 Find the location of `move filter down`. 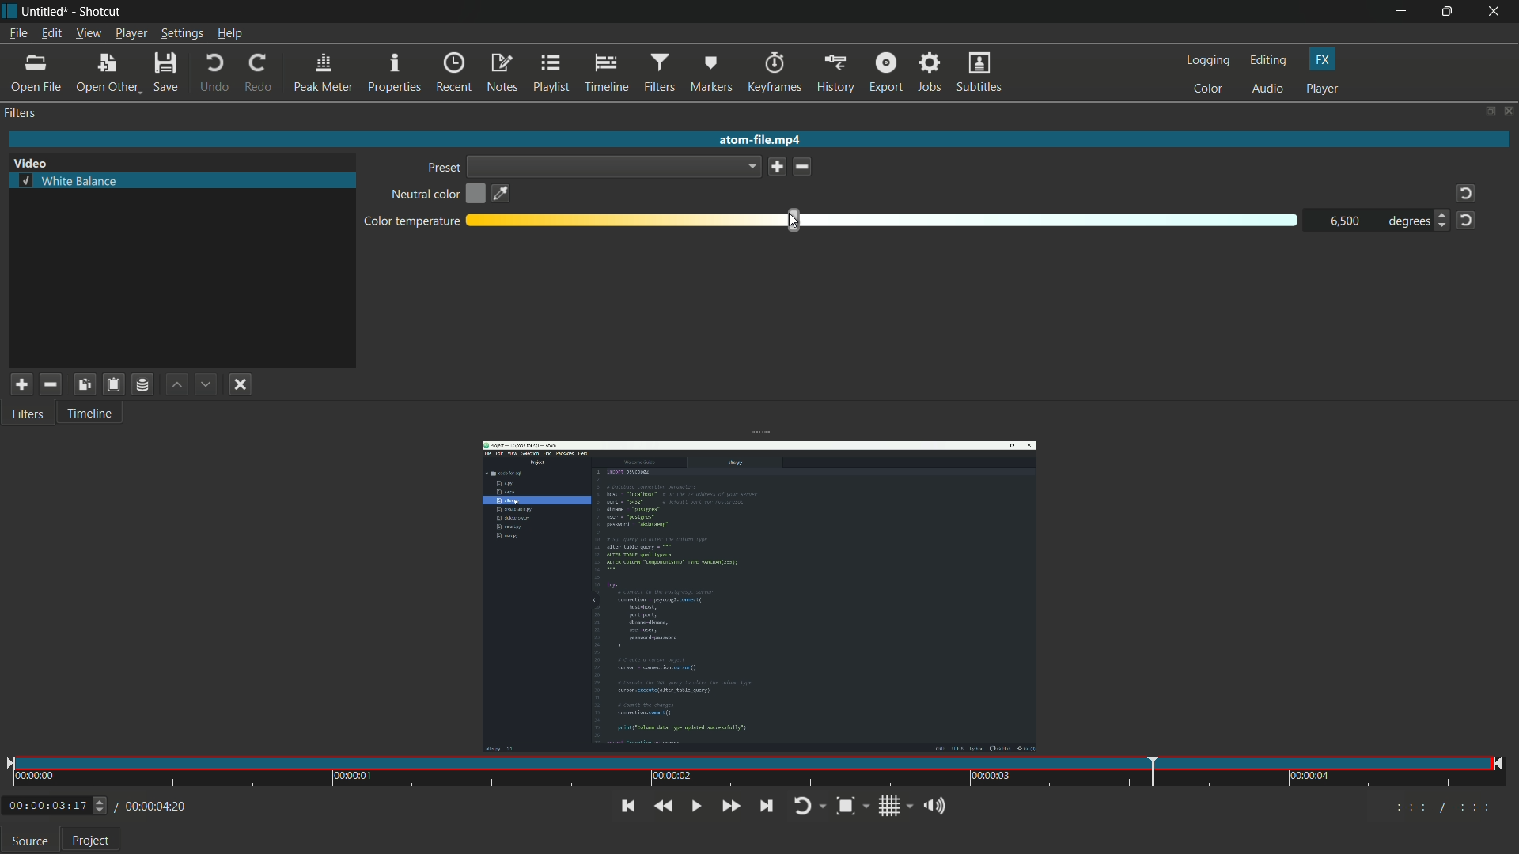

move filter down is located at coordinates (207, 384).